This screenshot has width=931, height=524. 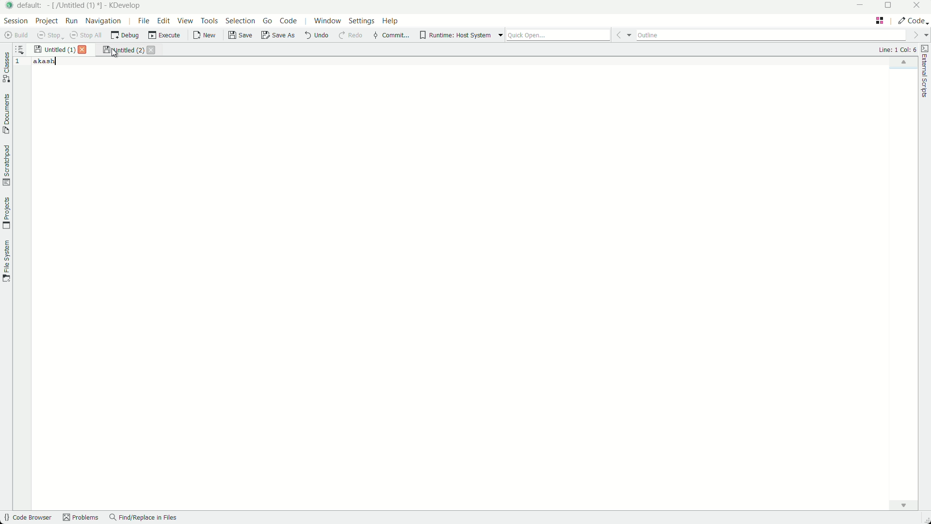 What do you see at coordinates (46, 62) in the screenshot?
I see `akash` at bounding box center [46, 62].